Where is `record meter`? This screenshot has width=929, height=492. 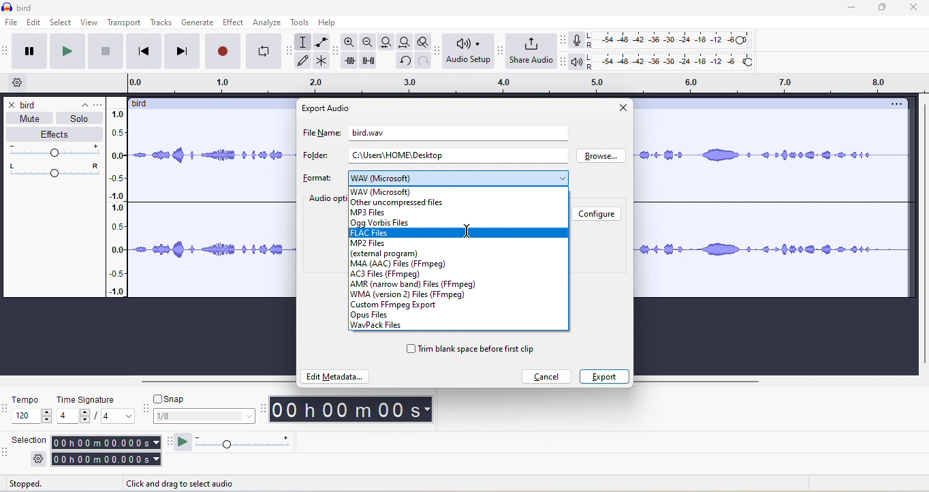
record meter is located at coordinates (577, 40).